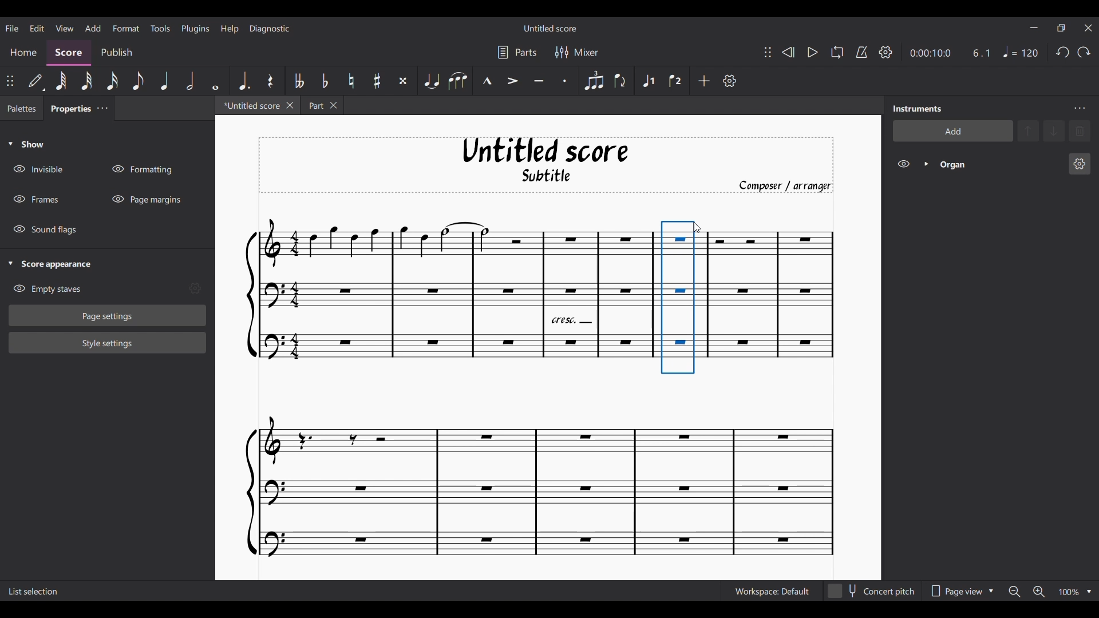  Describe the element at coordinates (1069, 592) in the screenshot. I see `Zoom factor` at that location.